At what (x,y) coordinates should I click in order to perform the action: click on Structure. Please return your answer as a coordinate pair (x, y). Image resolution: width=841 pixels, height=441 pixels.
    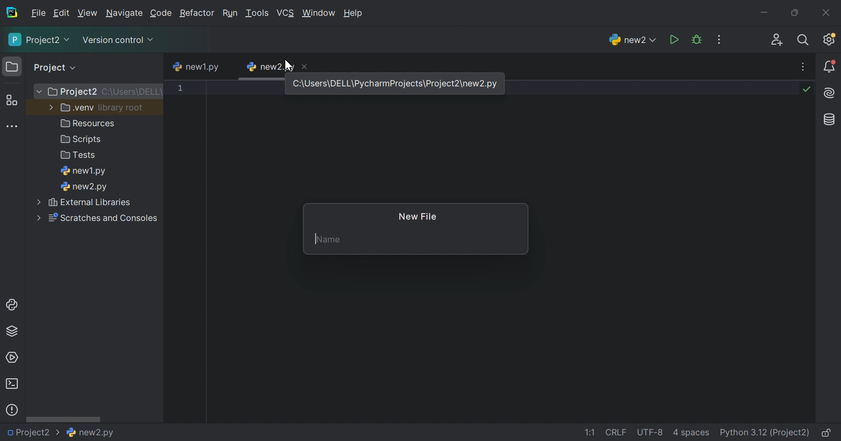
    Looking at the image, I should click on (11, 100).